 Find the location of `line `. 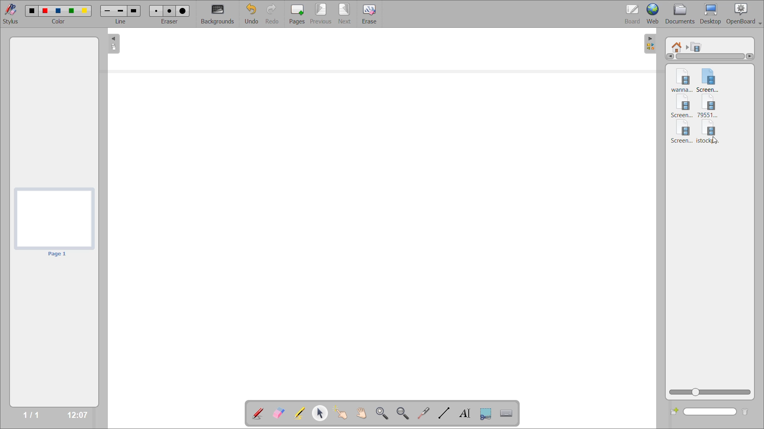

line  is located at coordinates (121, 23).